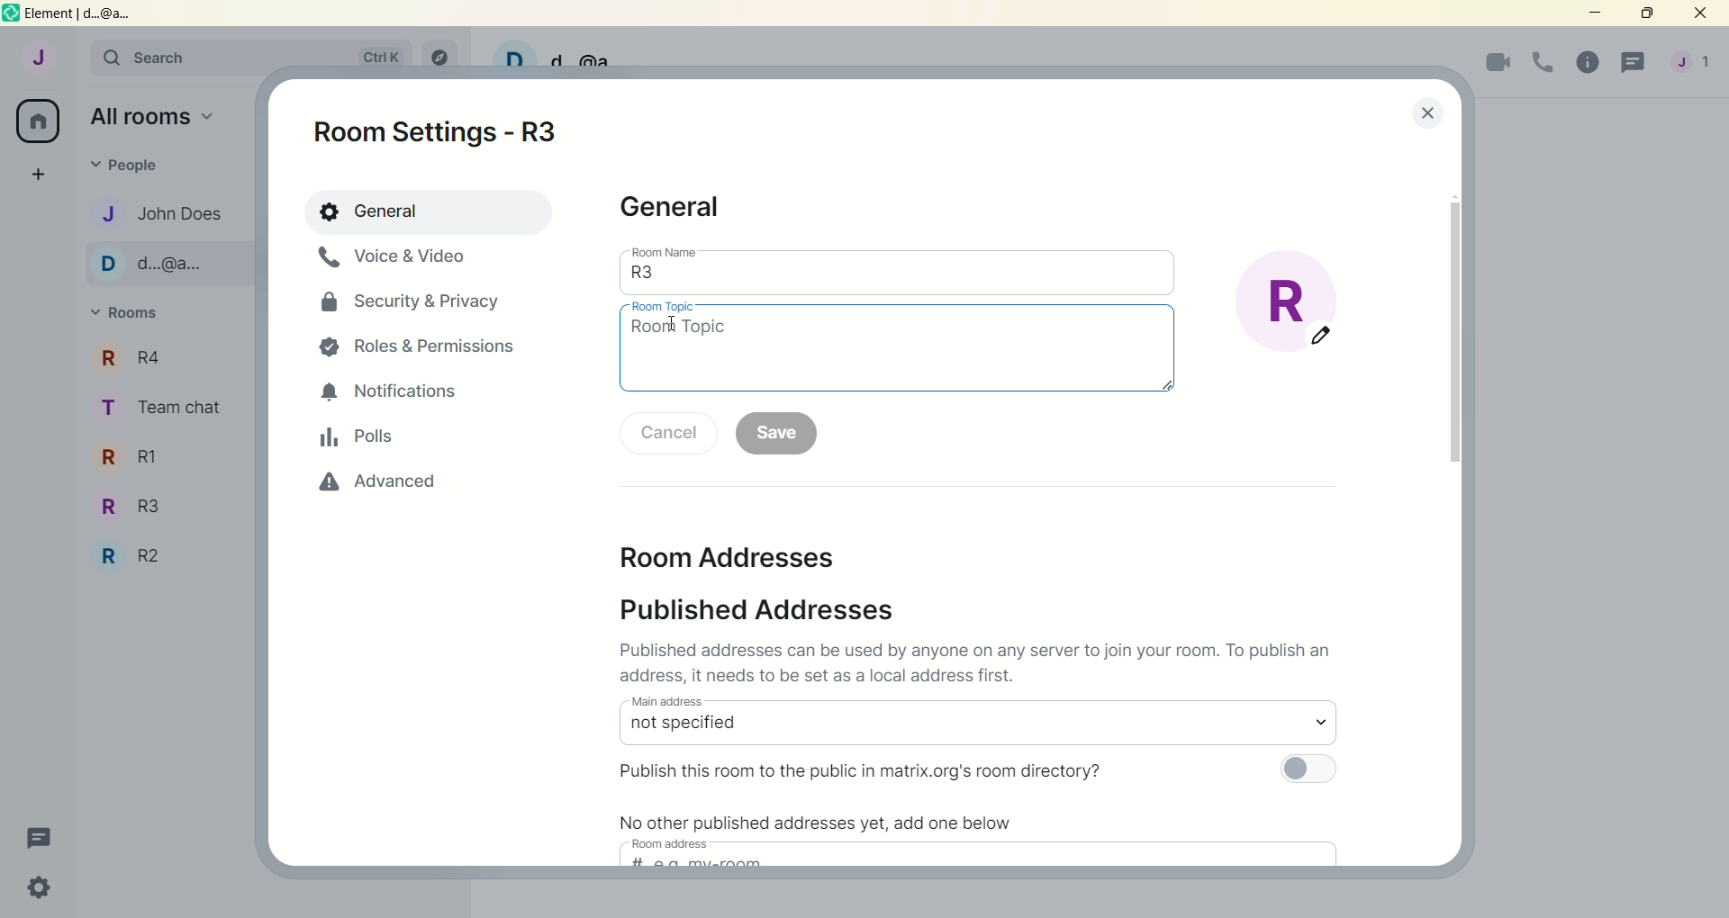 This screenshot has width=1729, height=918. I want to click on minimize, so click(1598, 16).